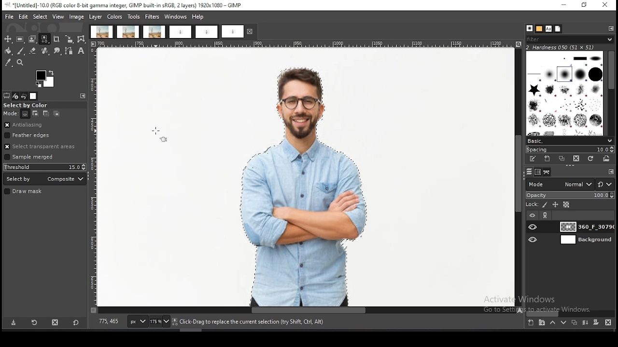  I want to click on lock position and size, so click(555, 205).